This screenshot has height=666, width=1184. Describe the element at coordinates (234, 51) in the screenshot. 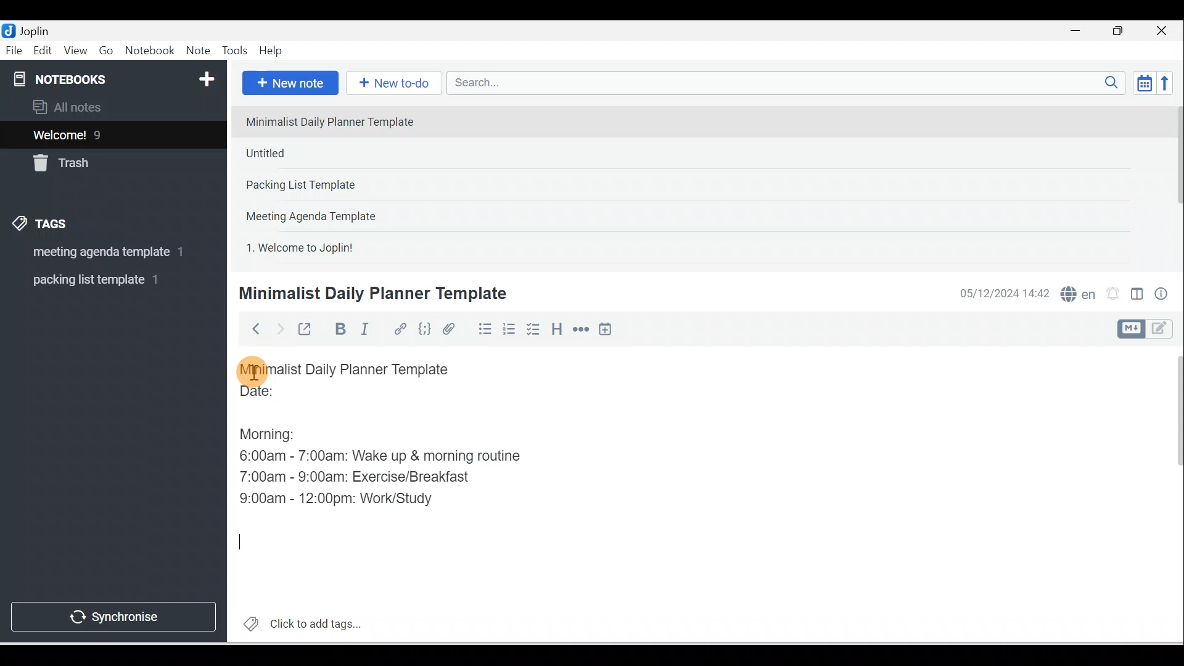

I see `Tools` at that location.